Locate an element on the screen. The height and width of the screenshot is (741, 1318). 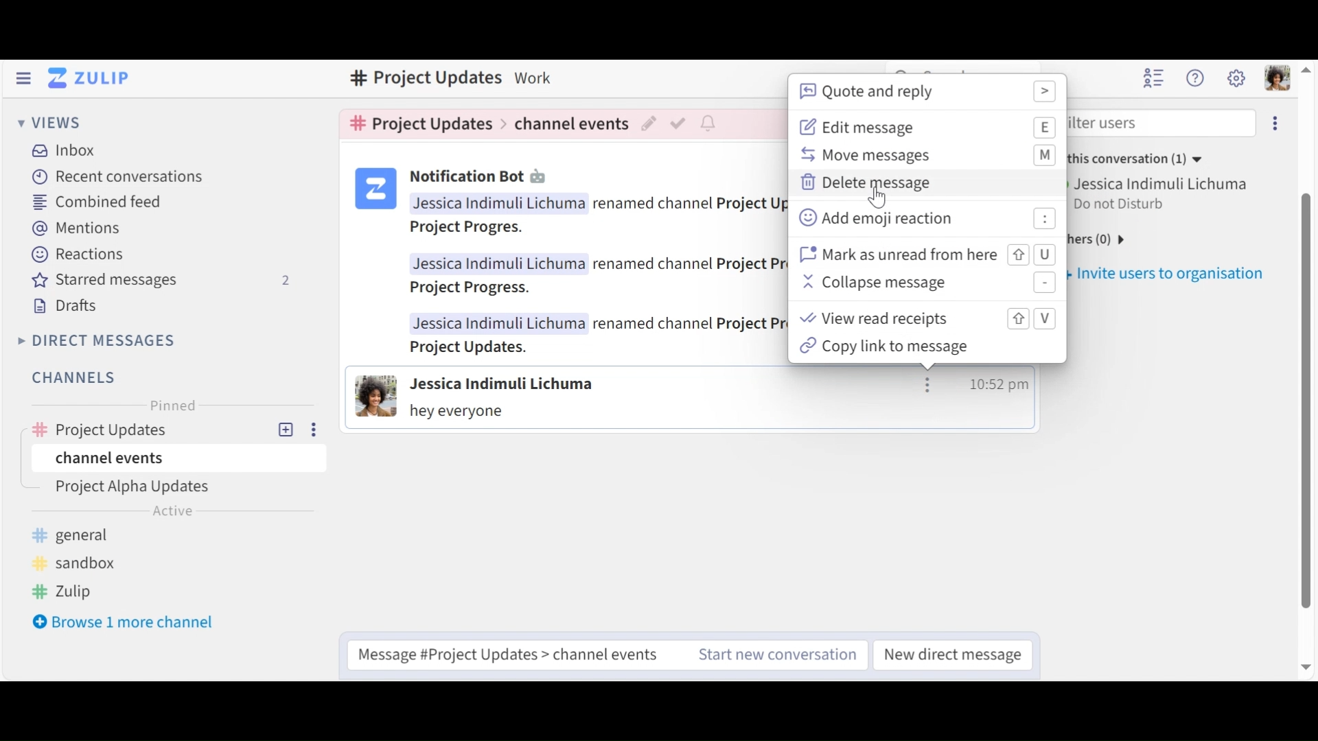
Channel events is located at coordinates (174, 459).